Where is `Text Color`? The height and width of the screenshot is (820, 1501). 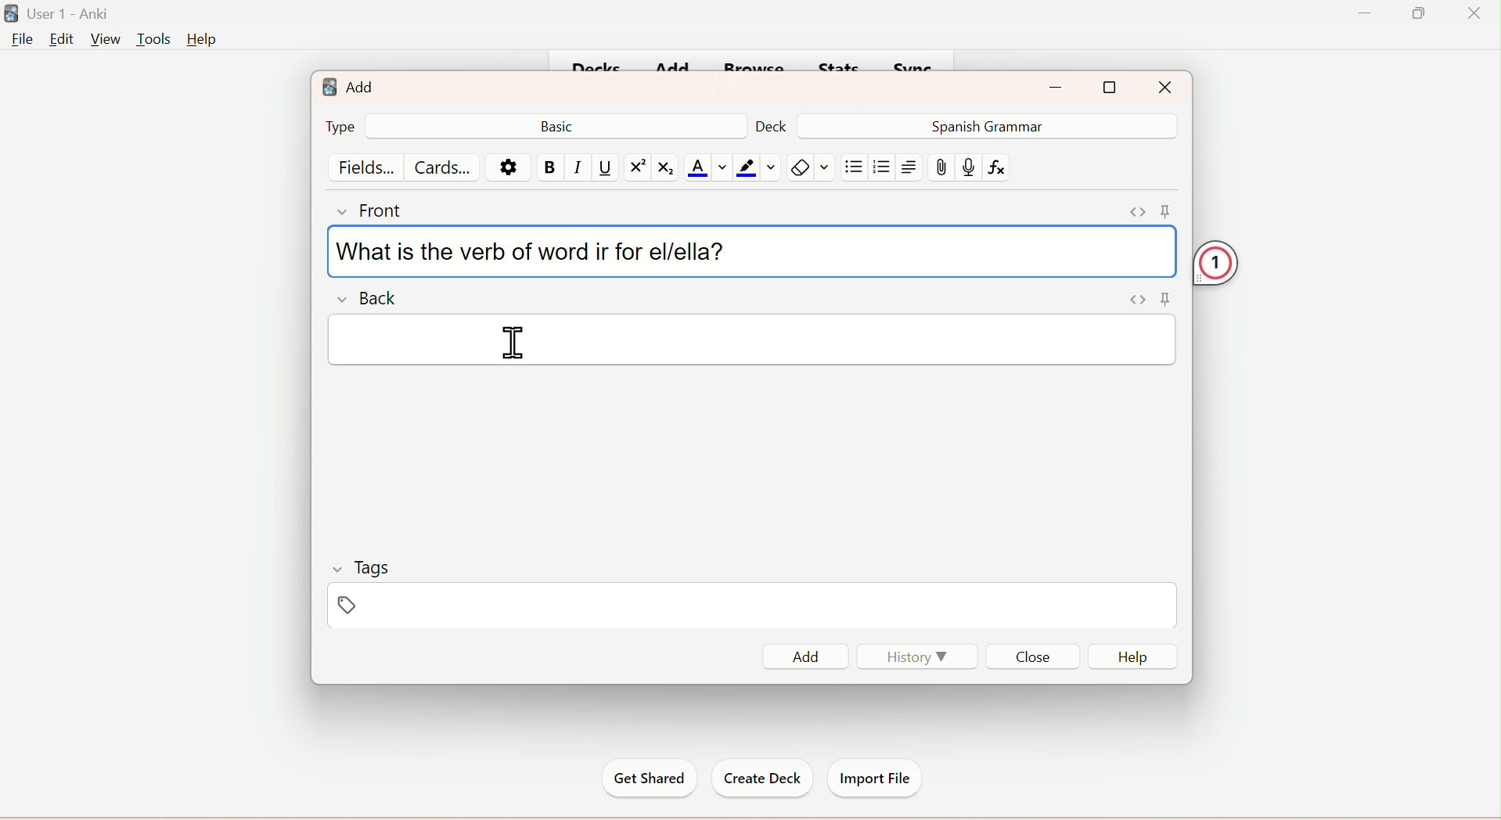 Text Color is located at coordinates (706, 168).